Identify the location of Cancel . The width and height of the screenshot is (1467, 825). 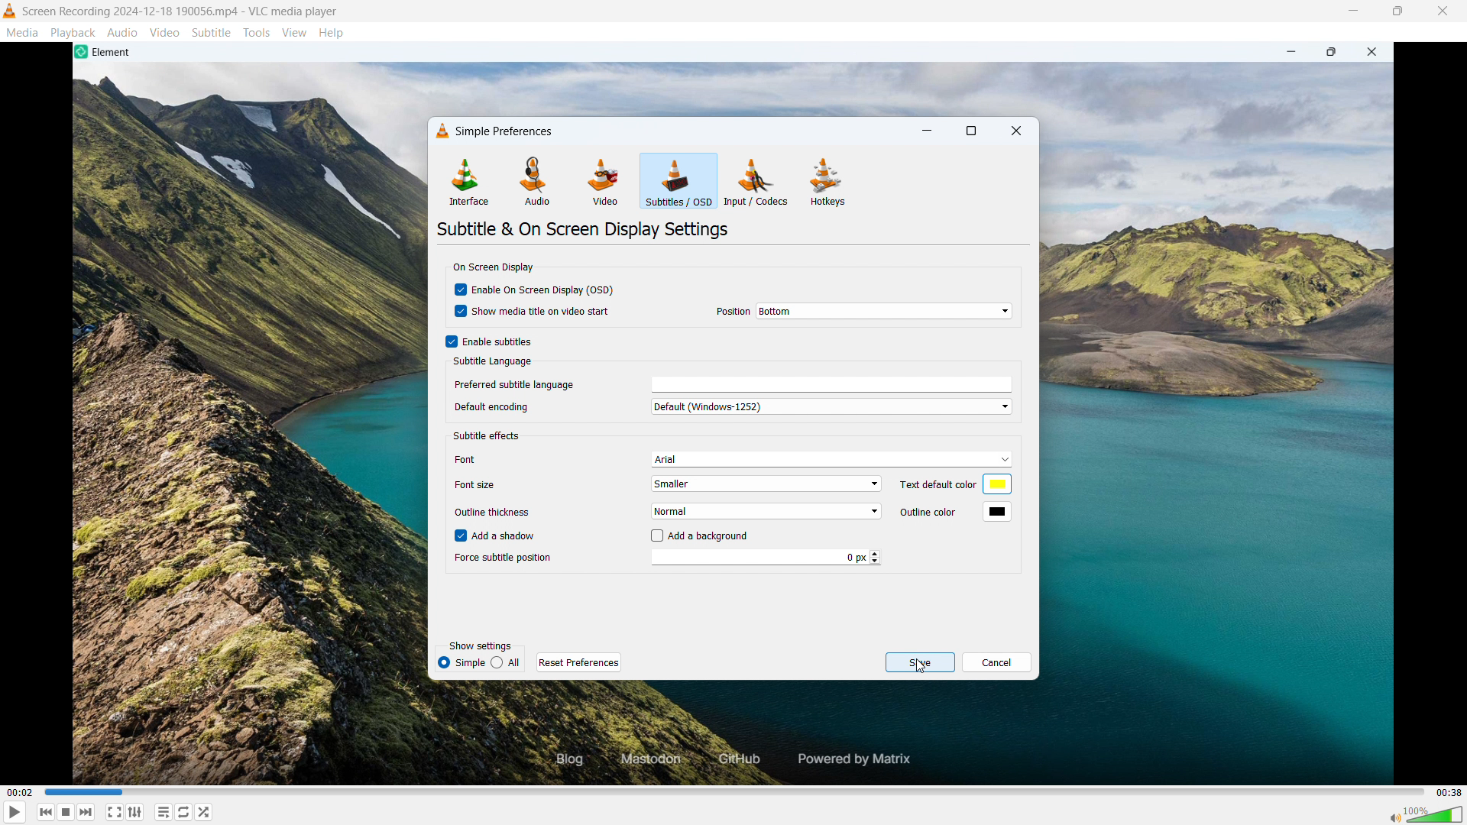
(996, 662).